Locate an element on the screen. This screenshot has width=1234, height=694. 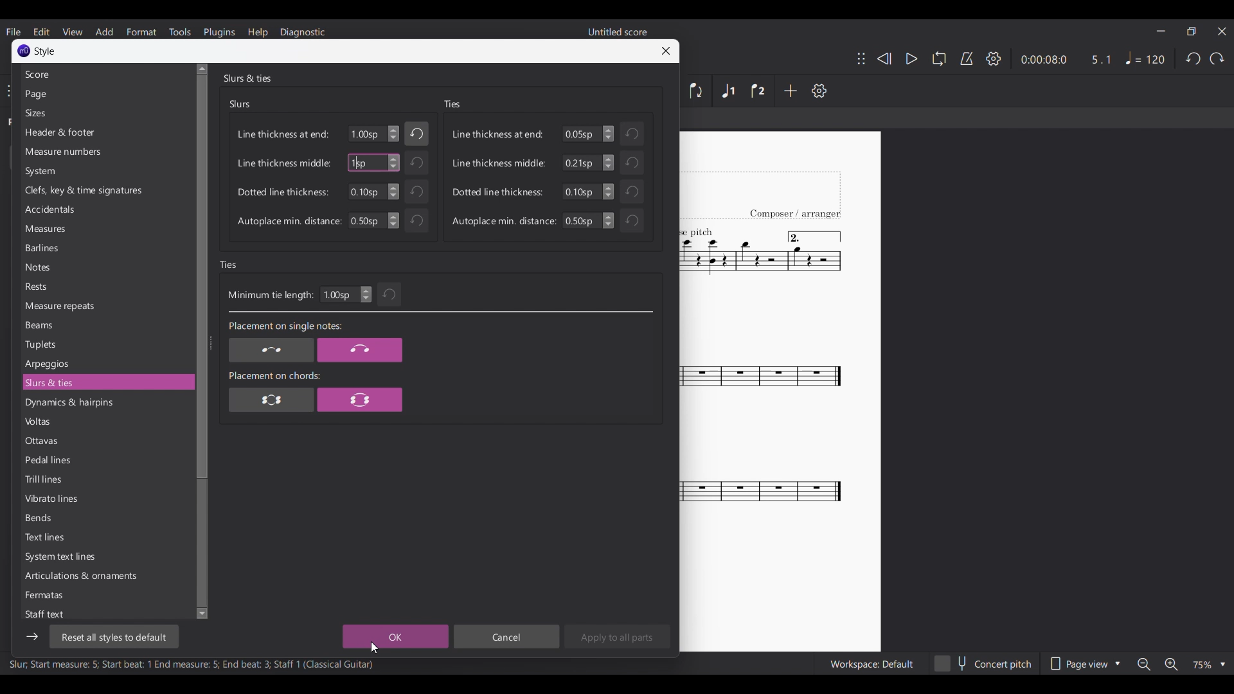
 is located at coordinates (366, 220).